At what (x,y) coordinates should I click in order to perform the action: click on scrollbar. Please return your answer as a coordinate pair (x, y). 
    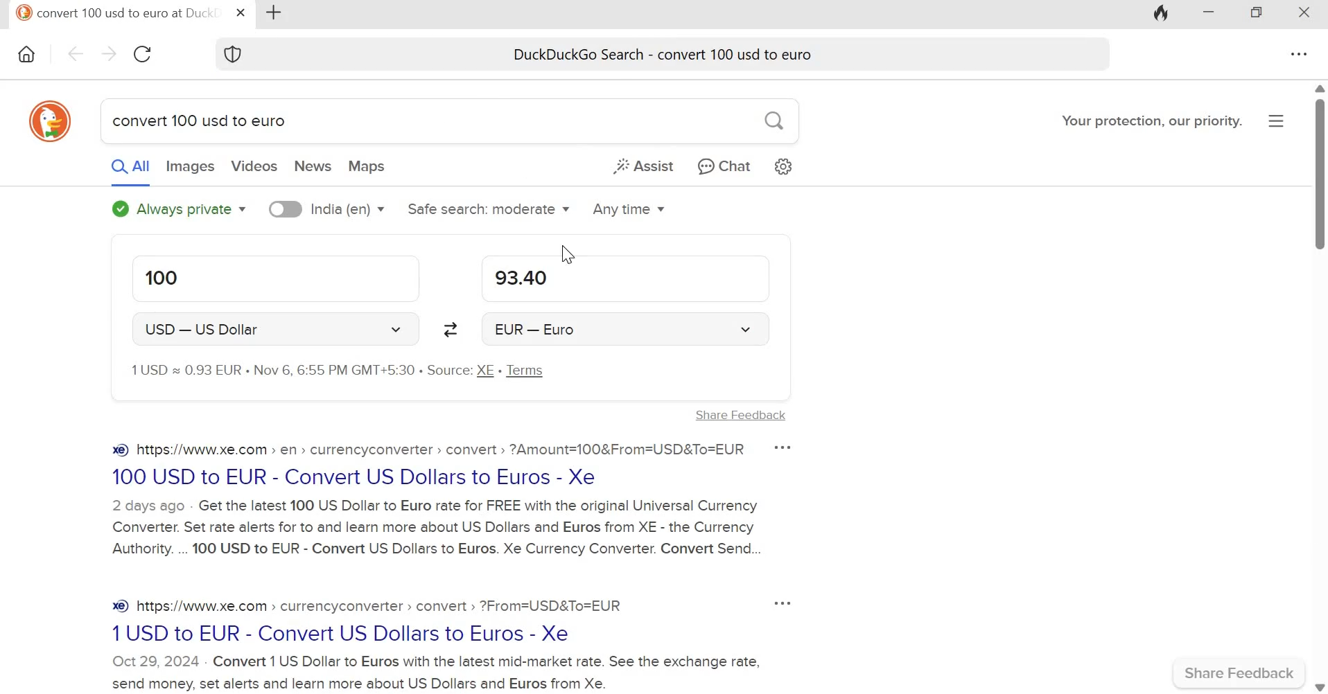
    Looking at the image, I should click on (1320, 387).